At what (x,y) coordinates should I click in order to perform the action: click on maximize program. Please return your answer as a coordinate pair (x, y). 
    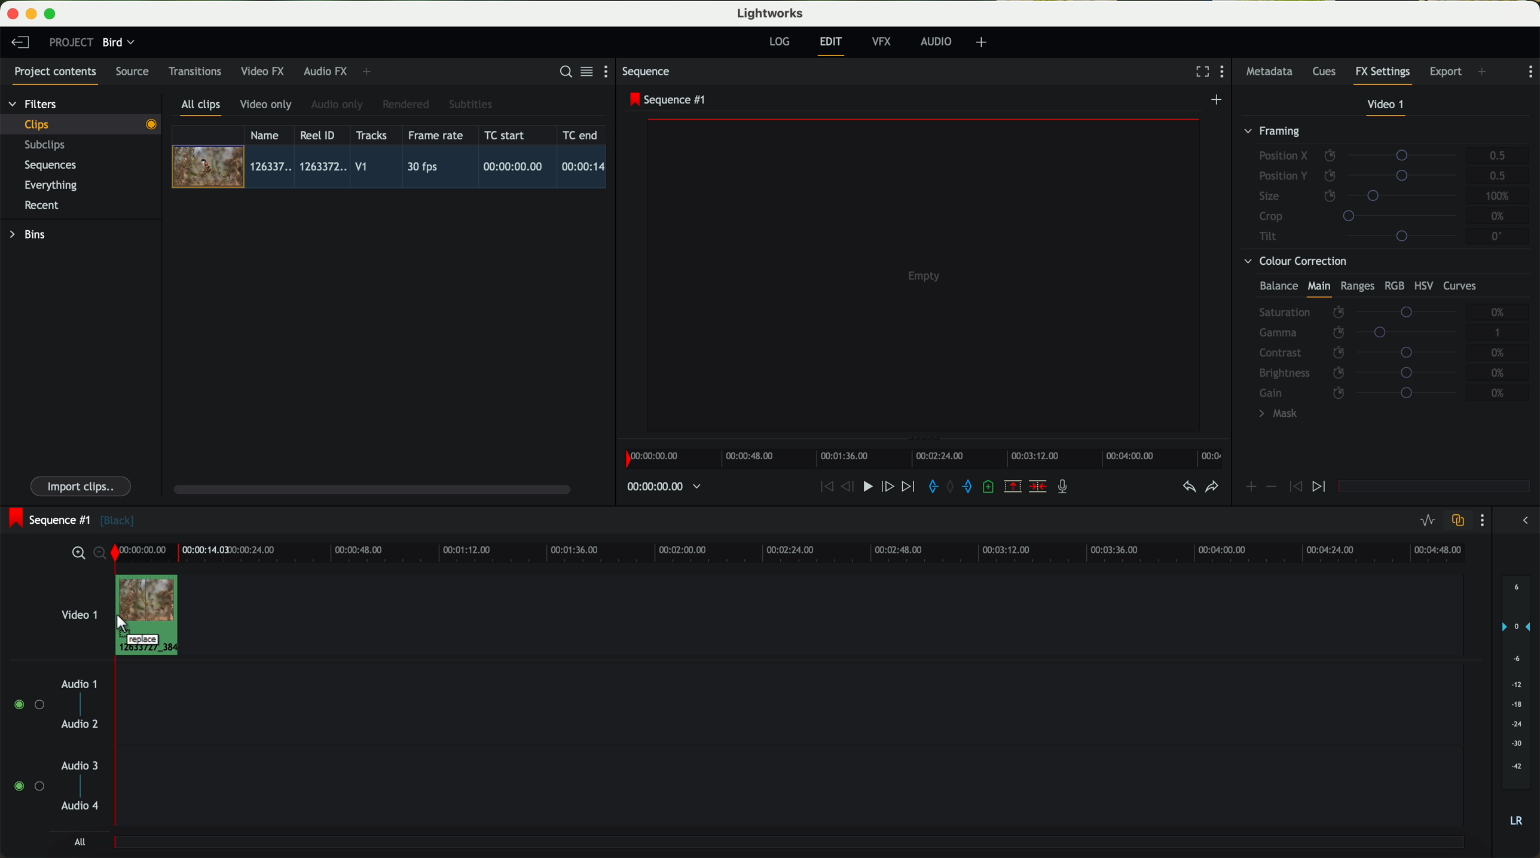
    Looking at the image, I should click on (52, 14).